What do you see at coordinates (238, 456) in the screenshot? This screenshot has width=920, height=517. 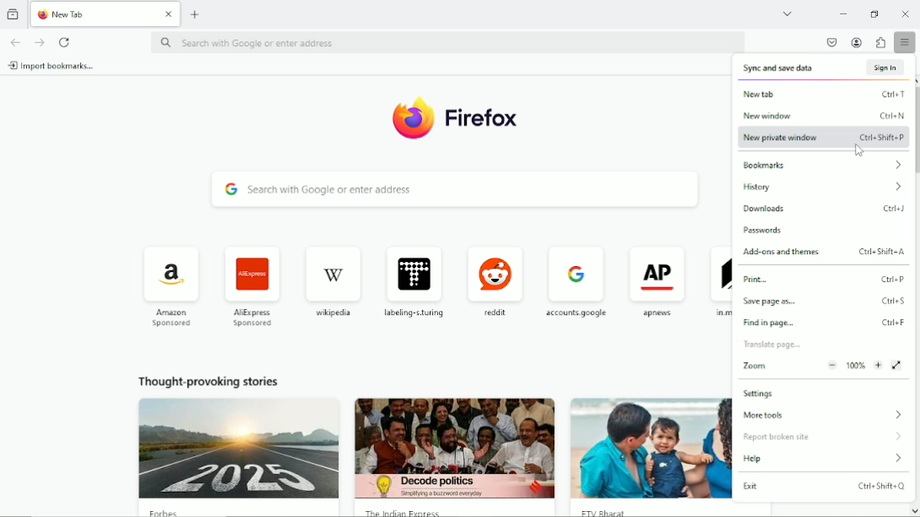 I see `Image` at bounding box center [238, 456].